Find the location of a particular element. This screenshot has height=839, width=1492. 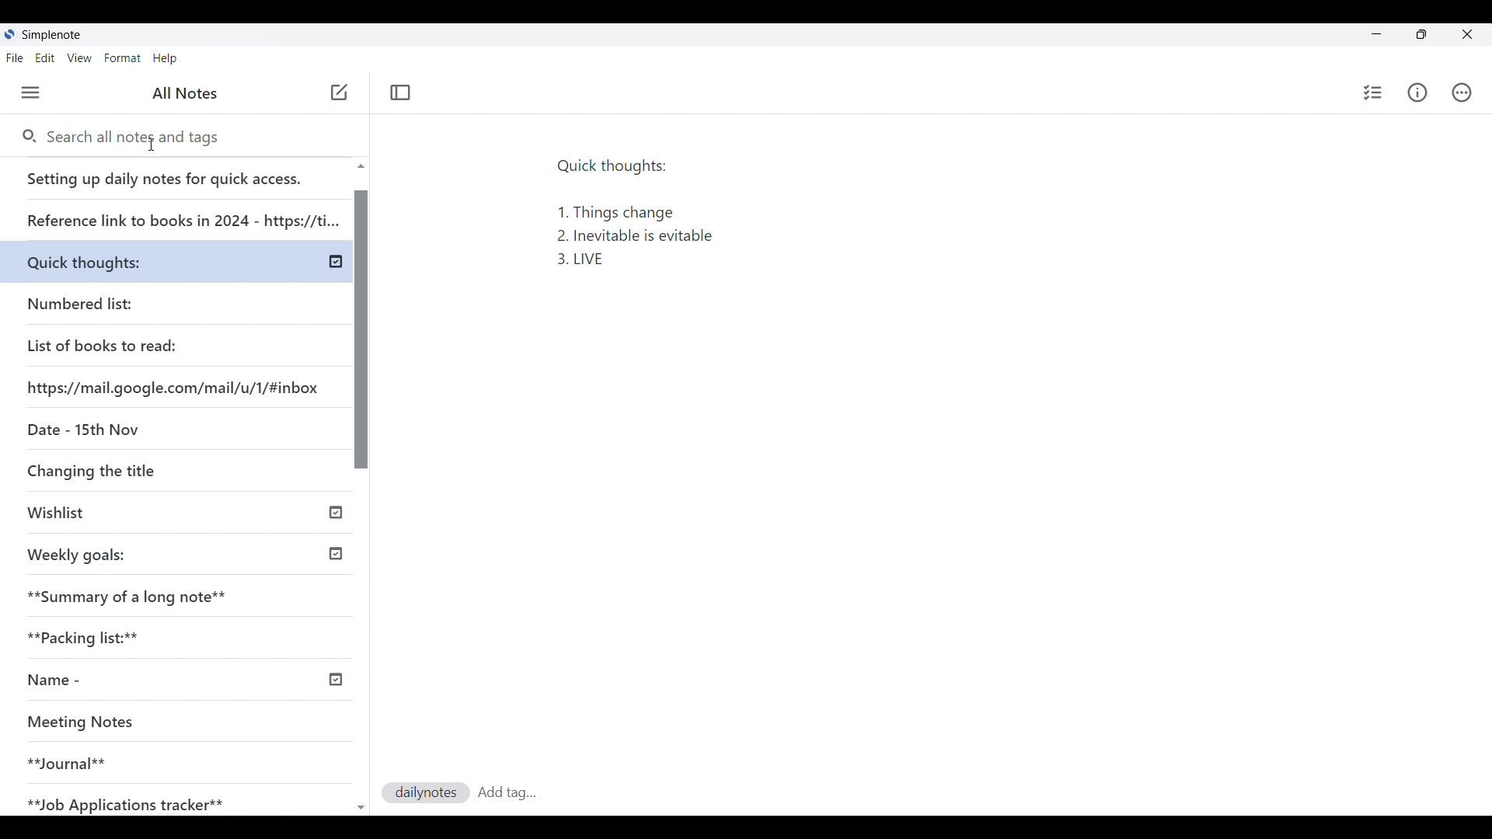

Quick thoughts:

1. Things change

2. Inevitable is evitable
3. LIVE is located at coordinates (636, 207).